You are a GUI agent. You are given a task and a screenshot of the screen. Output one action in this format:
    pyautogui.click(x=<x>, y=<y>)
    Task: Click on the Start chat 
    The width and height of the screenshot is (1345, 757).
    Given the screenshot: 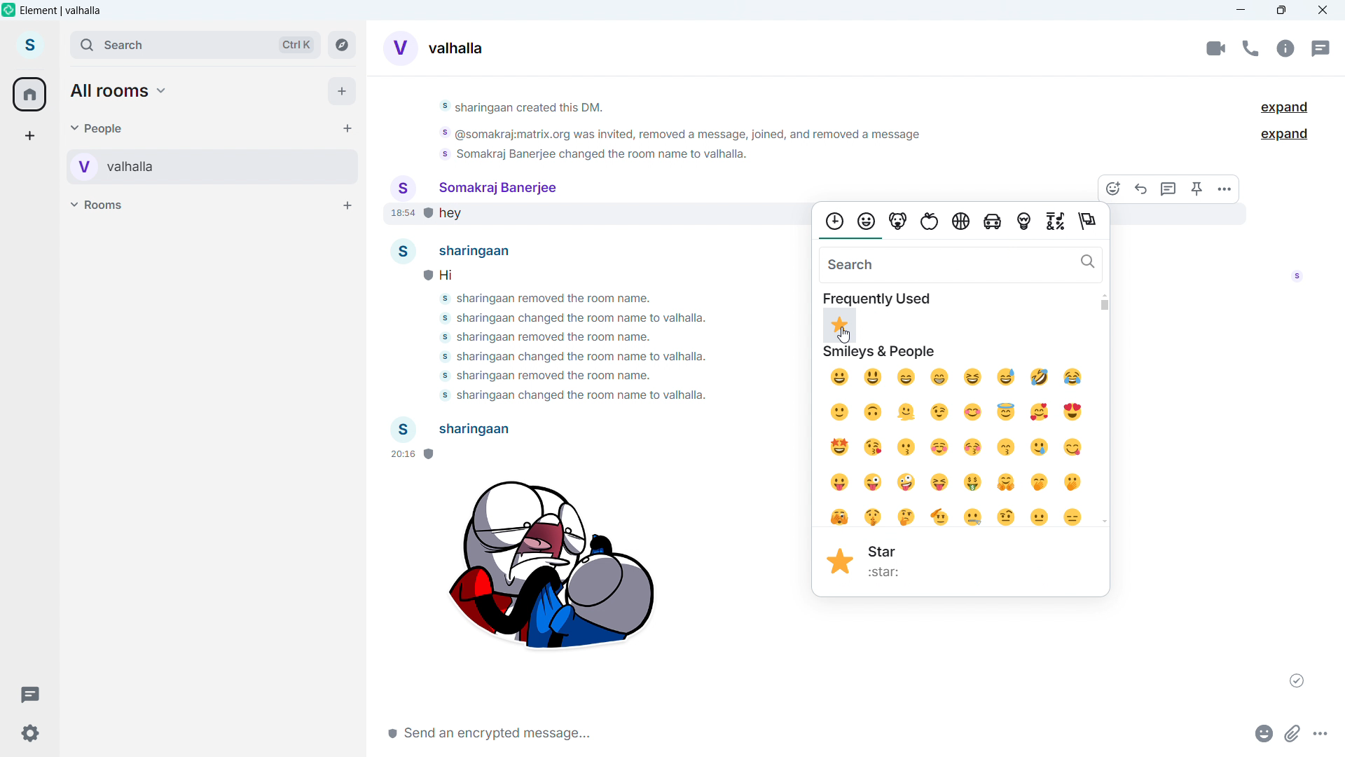 What is the action you would take?
    pyautogui.click(x=345, y=128)
    